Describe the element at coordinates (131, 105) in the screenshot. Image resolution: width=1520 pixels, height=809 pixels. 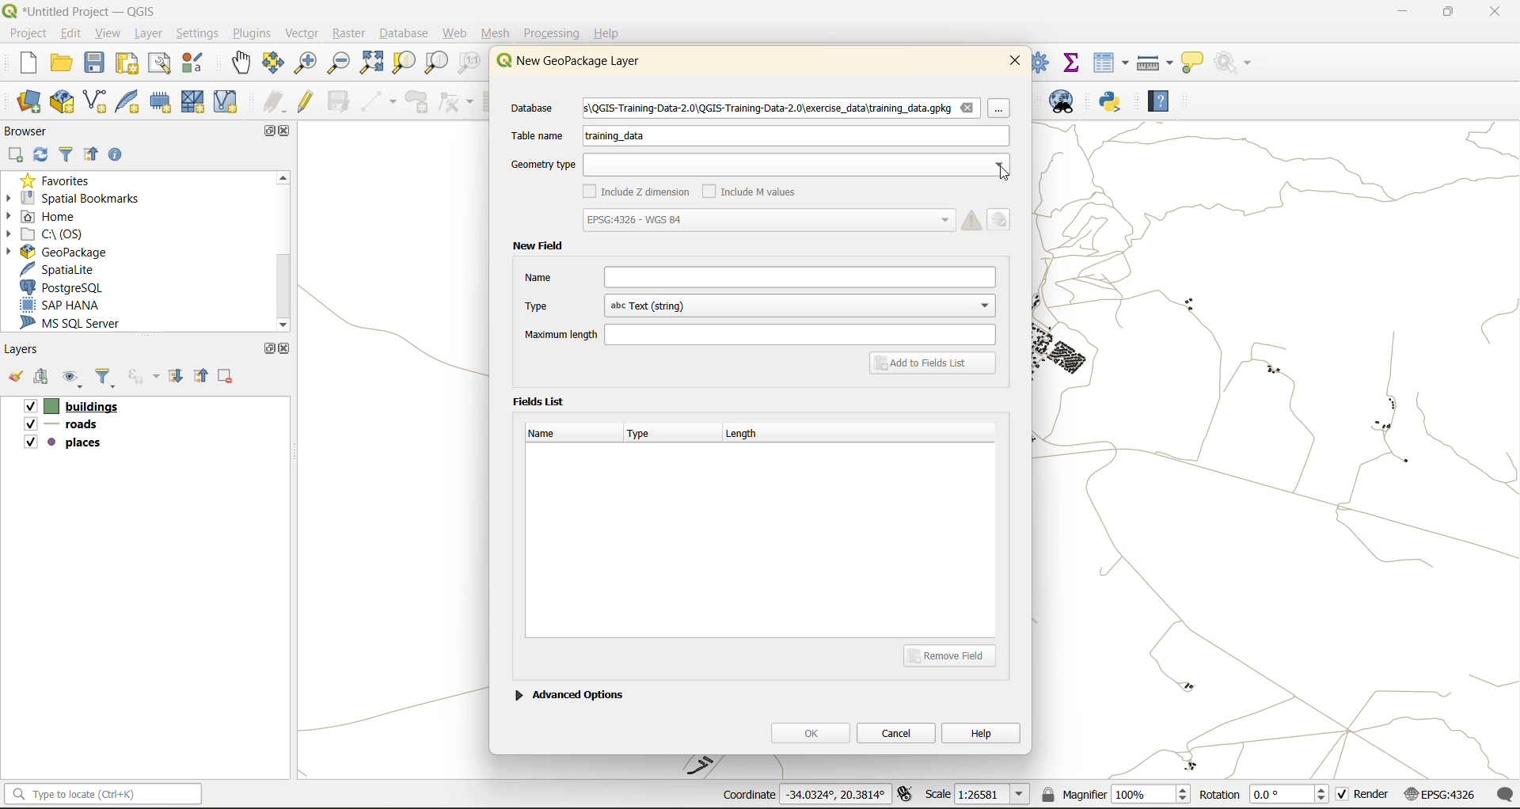
I see `new spatialite` at that location.